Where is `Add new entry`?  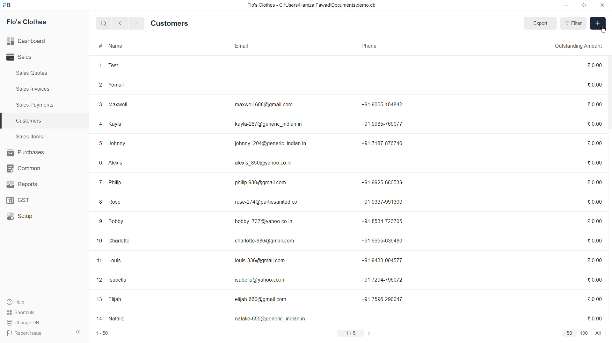
Add new entry is located at coordinates (598, 24).